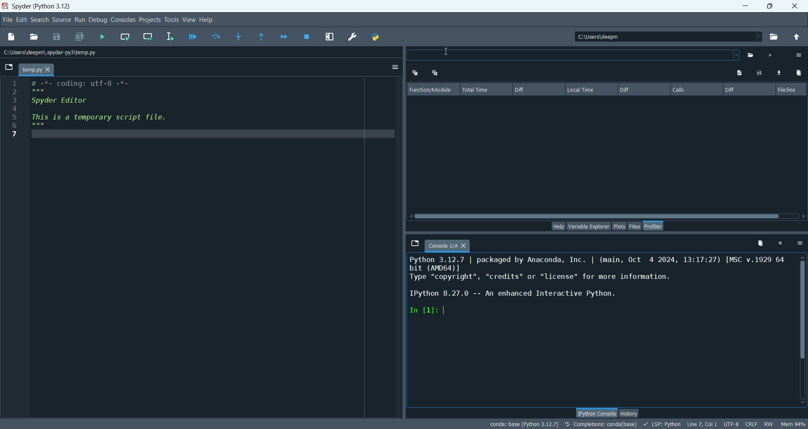 The image size is (808, 429). I want to click on Mem, so click(792, 423).